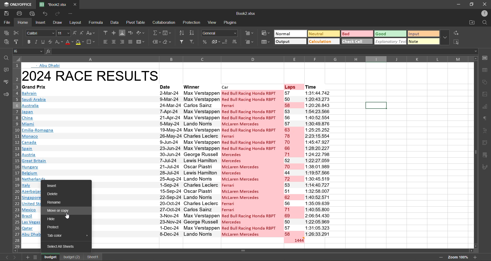 This screenshot has width=491, height=261. I want to click on slicer, so click(486, 156).